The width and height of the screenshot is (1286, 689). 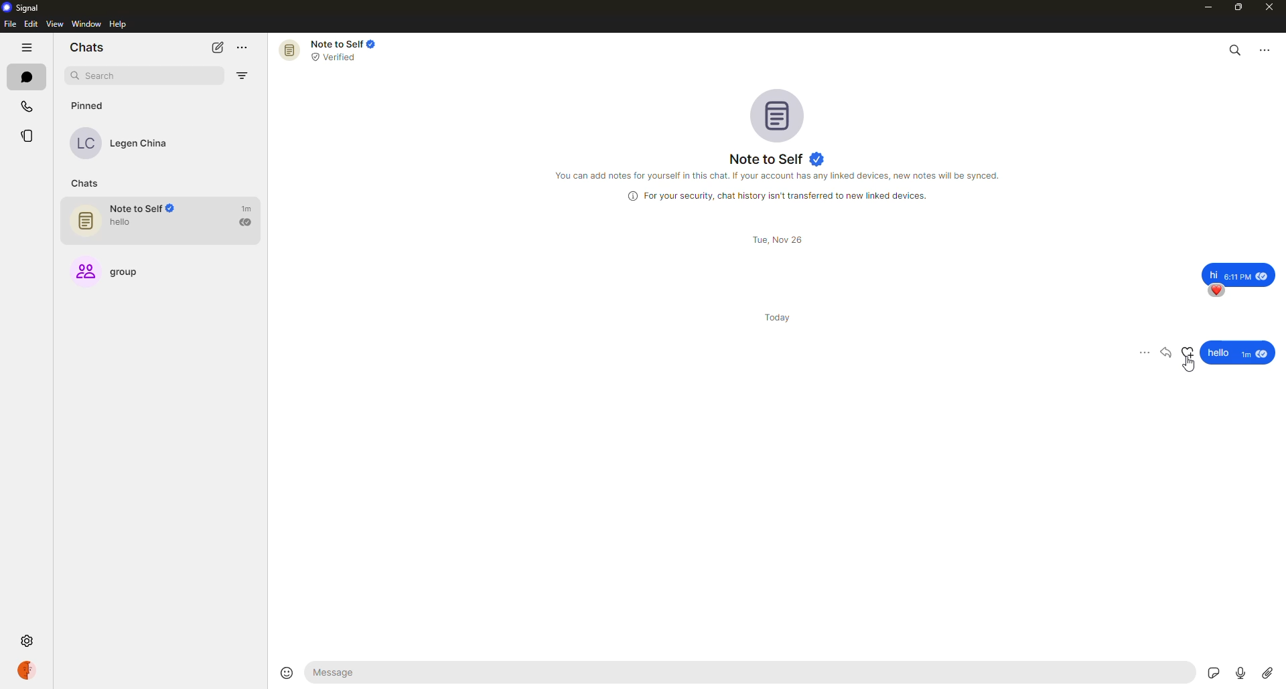 What do you see at coordinates (780, 159) in the screenshot?
I see `note to self` at bounding box center [780, 159].